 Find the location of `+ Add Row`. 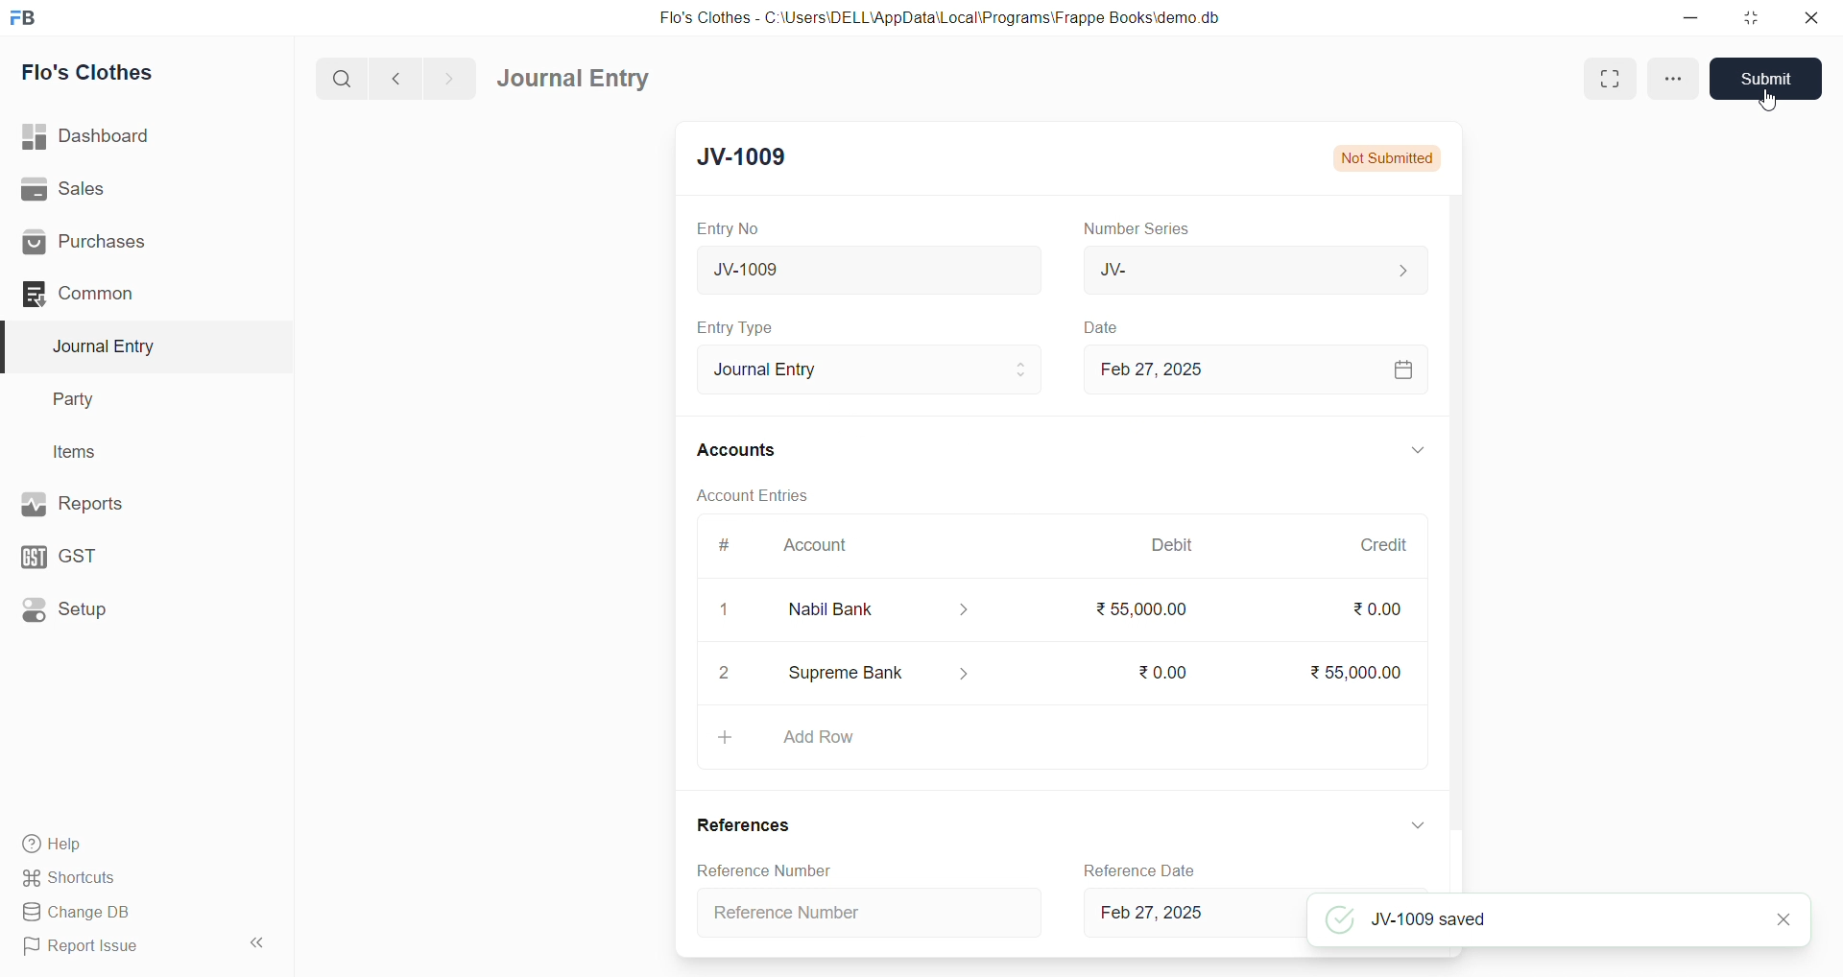

+ Add Row is located at coordinates (1061, 736).